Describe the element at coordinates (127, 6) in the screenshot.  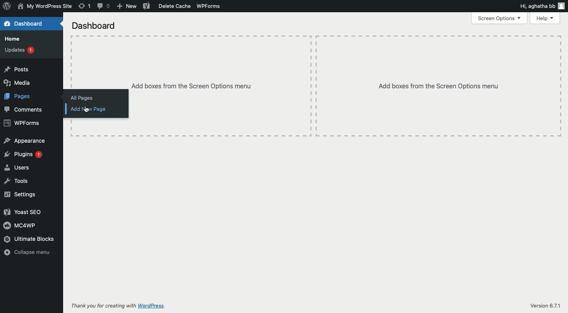
I see `New` at that location.